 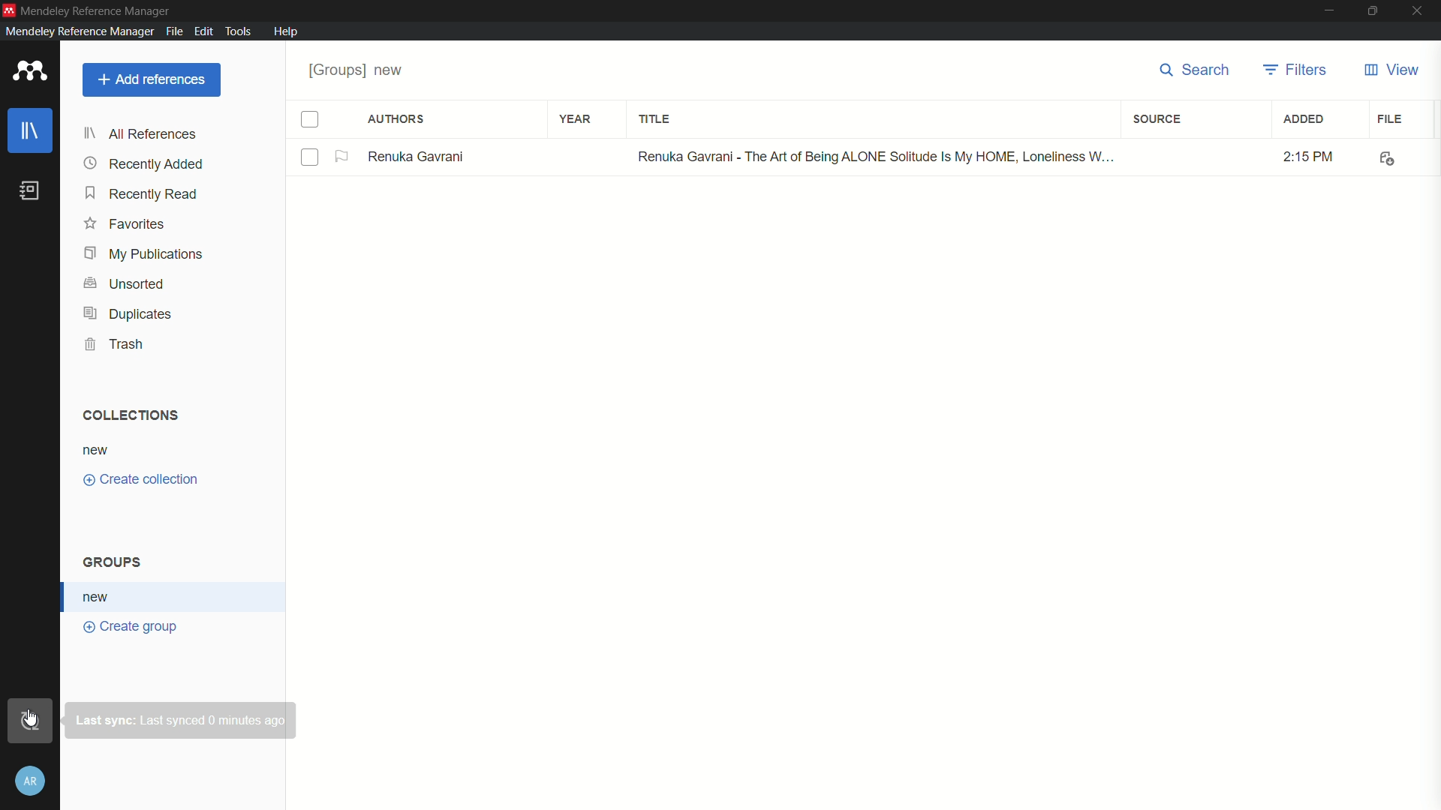 I want to click on cursor, so click(x=32, y=716).